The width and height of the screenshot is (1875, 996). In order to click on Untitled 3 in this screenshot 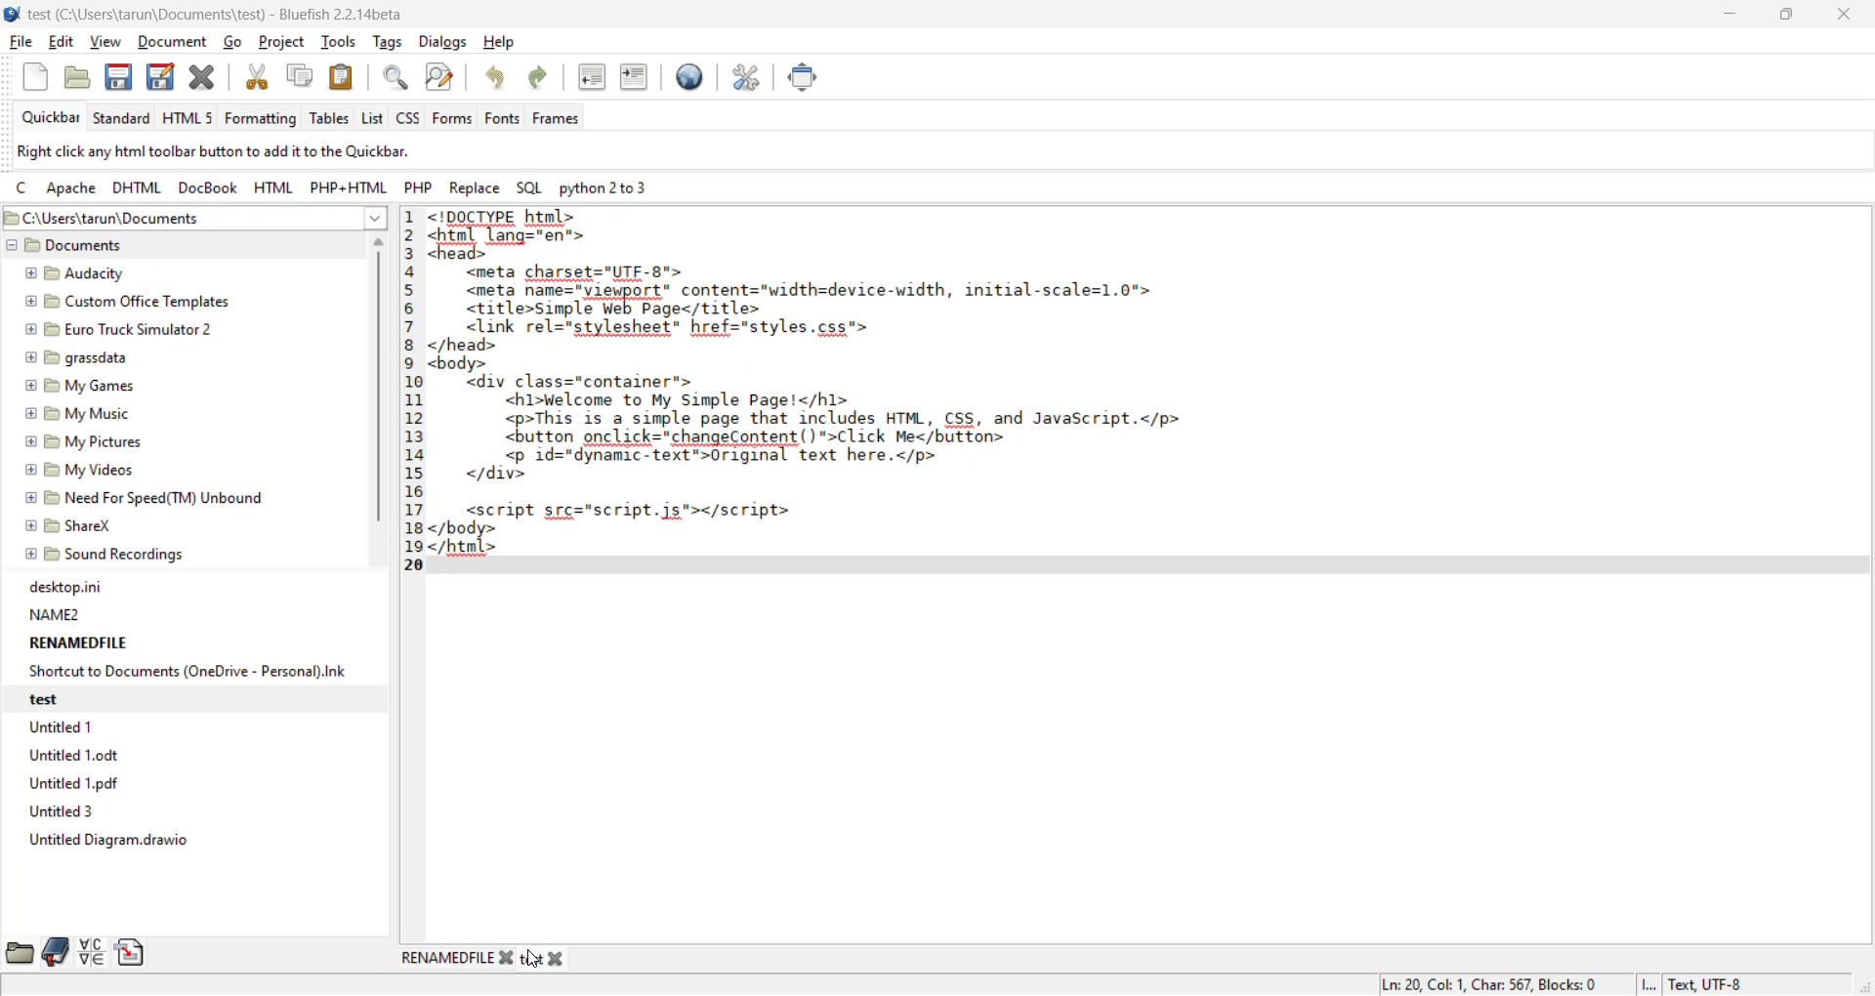, I will do `click(67, 812)`.